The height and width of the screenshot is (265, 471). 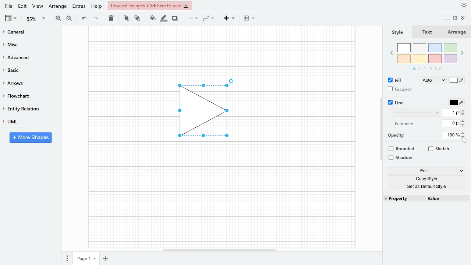 What do you see at coordinates (151, 6) in the screenshot?
I see `Unsaved changes. Click here to save` at bounding box center [151, 6].